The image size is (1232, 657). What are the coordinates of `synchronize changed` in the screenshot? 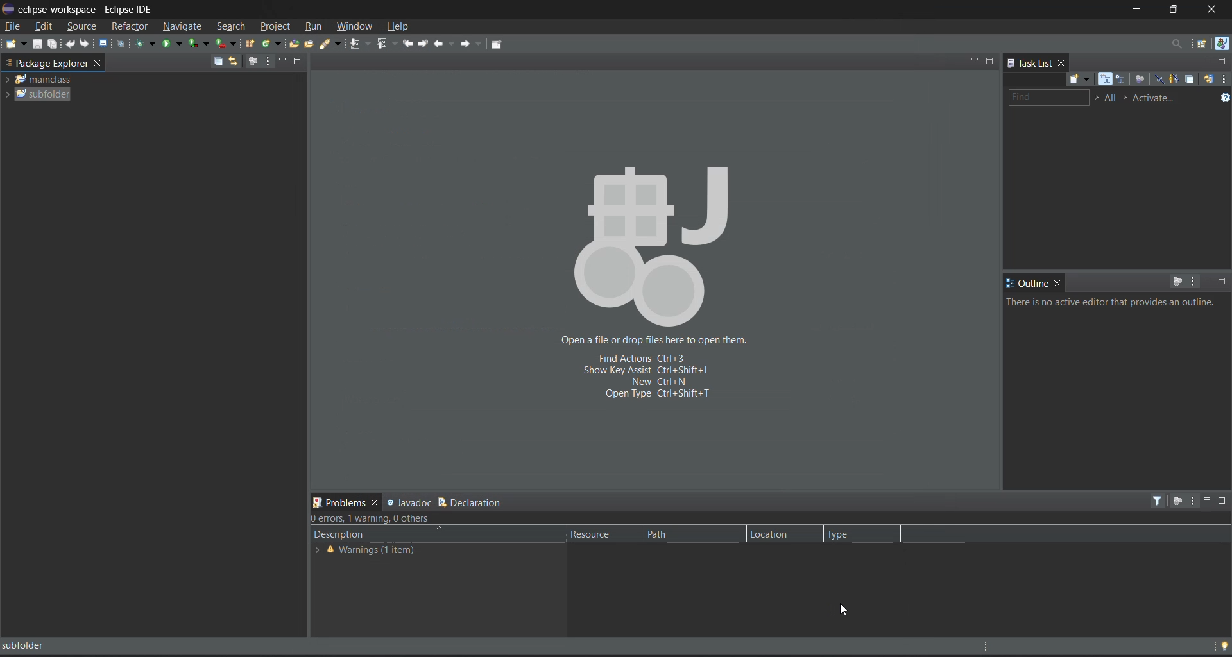 It's located at (1208, 81).